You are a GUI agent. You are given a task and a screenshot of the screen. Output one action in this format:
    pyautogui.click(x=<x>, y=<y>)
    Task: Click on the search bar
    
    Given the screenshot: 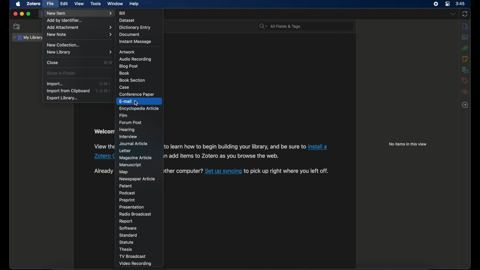 What is the action you would take?
    pyautogui.click(x=279, y=26)
    